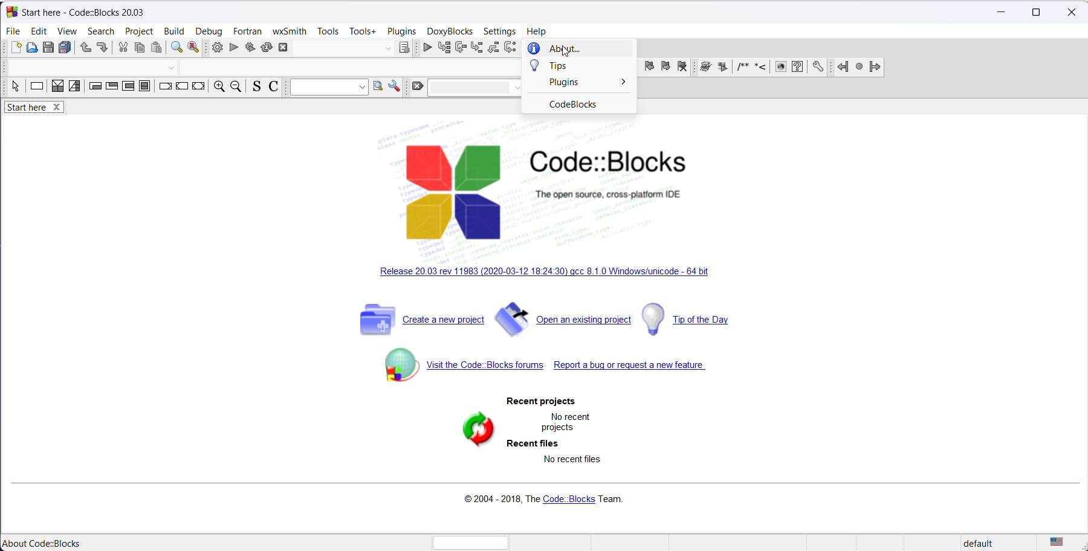 This screenshot has height=551, width=1088. Describe the element at coordinates (361, 30) in the screenshot. I see `tools+` at that location.